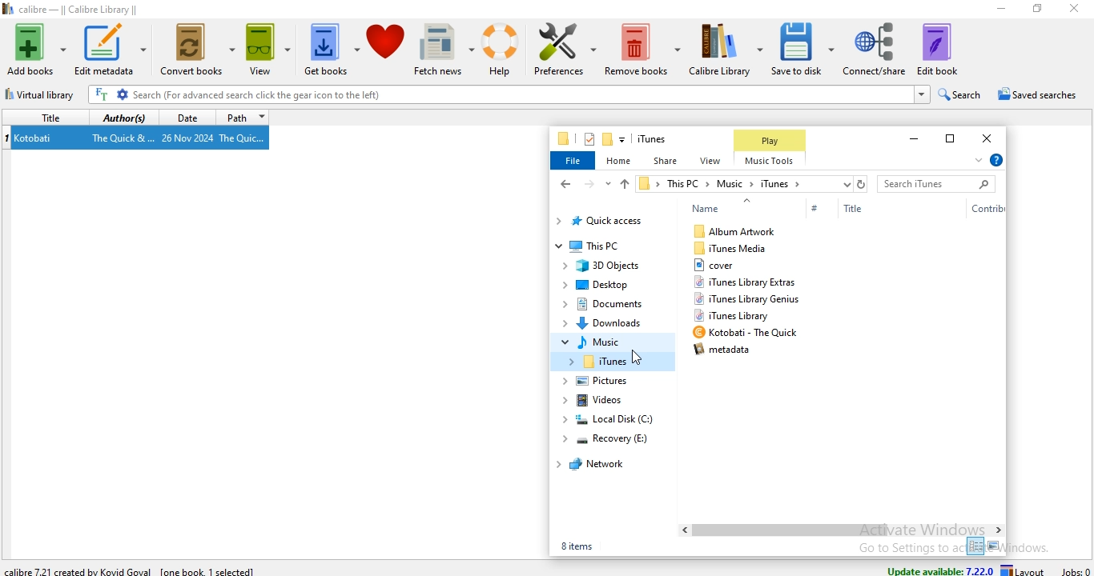 This screenshot has width=1094, height=576. I want to click on itunes library genius, so click(746, 282).